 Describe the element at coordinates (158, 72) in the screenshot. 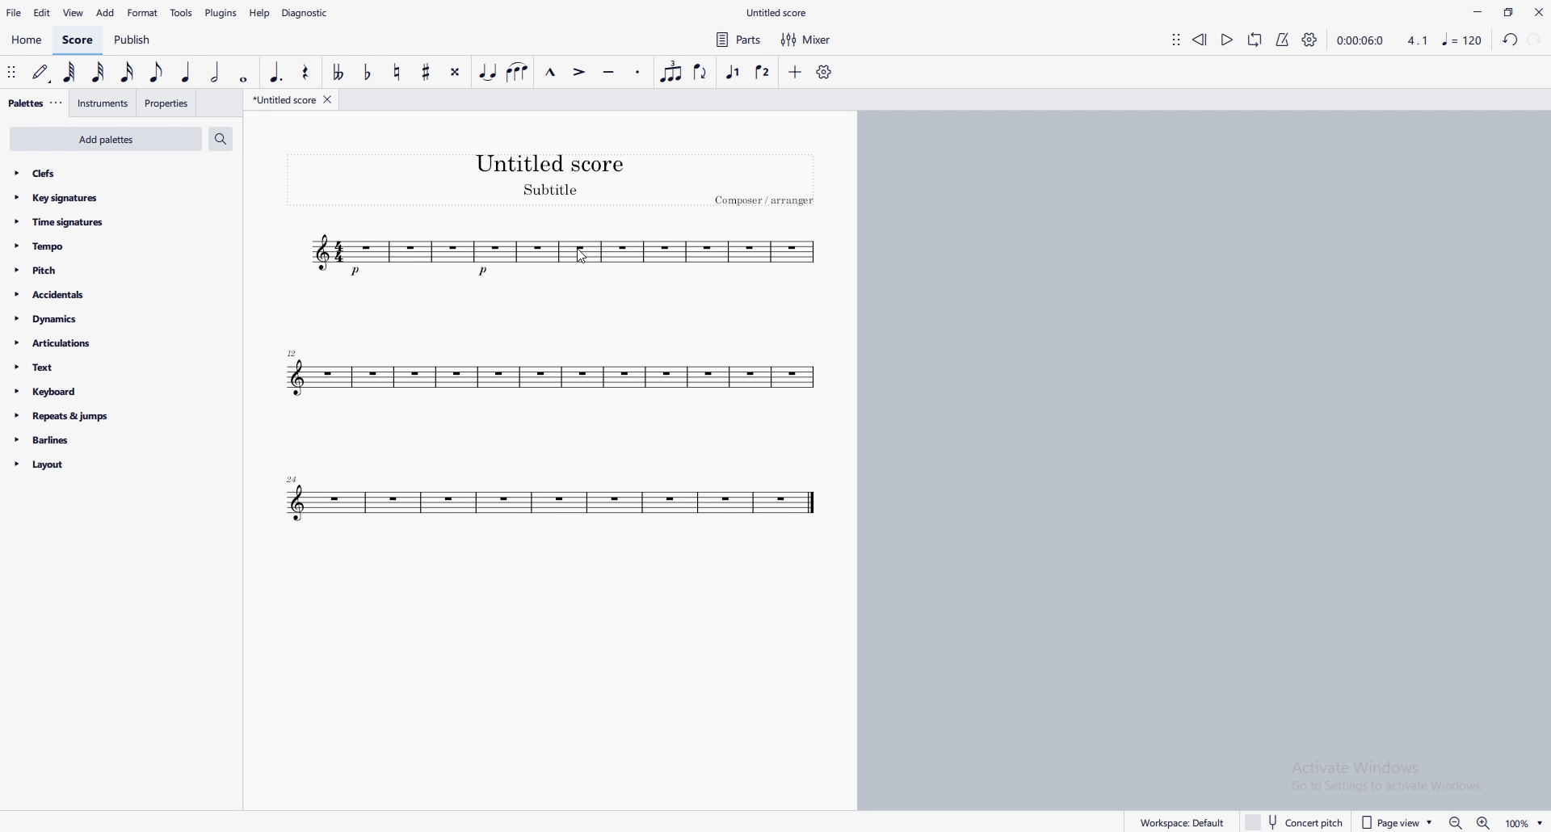

I see `eighth note` at that location.